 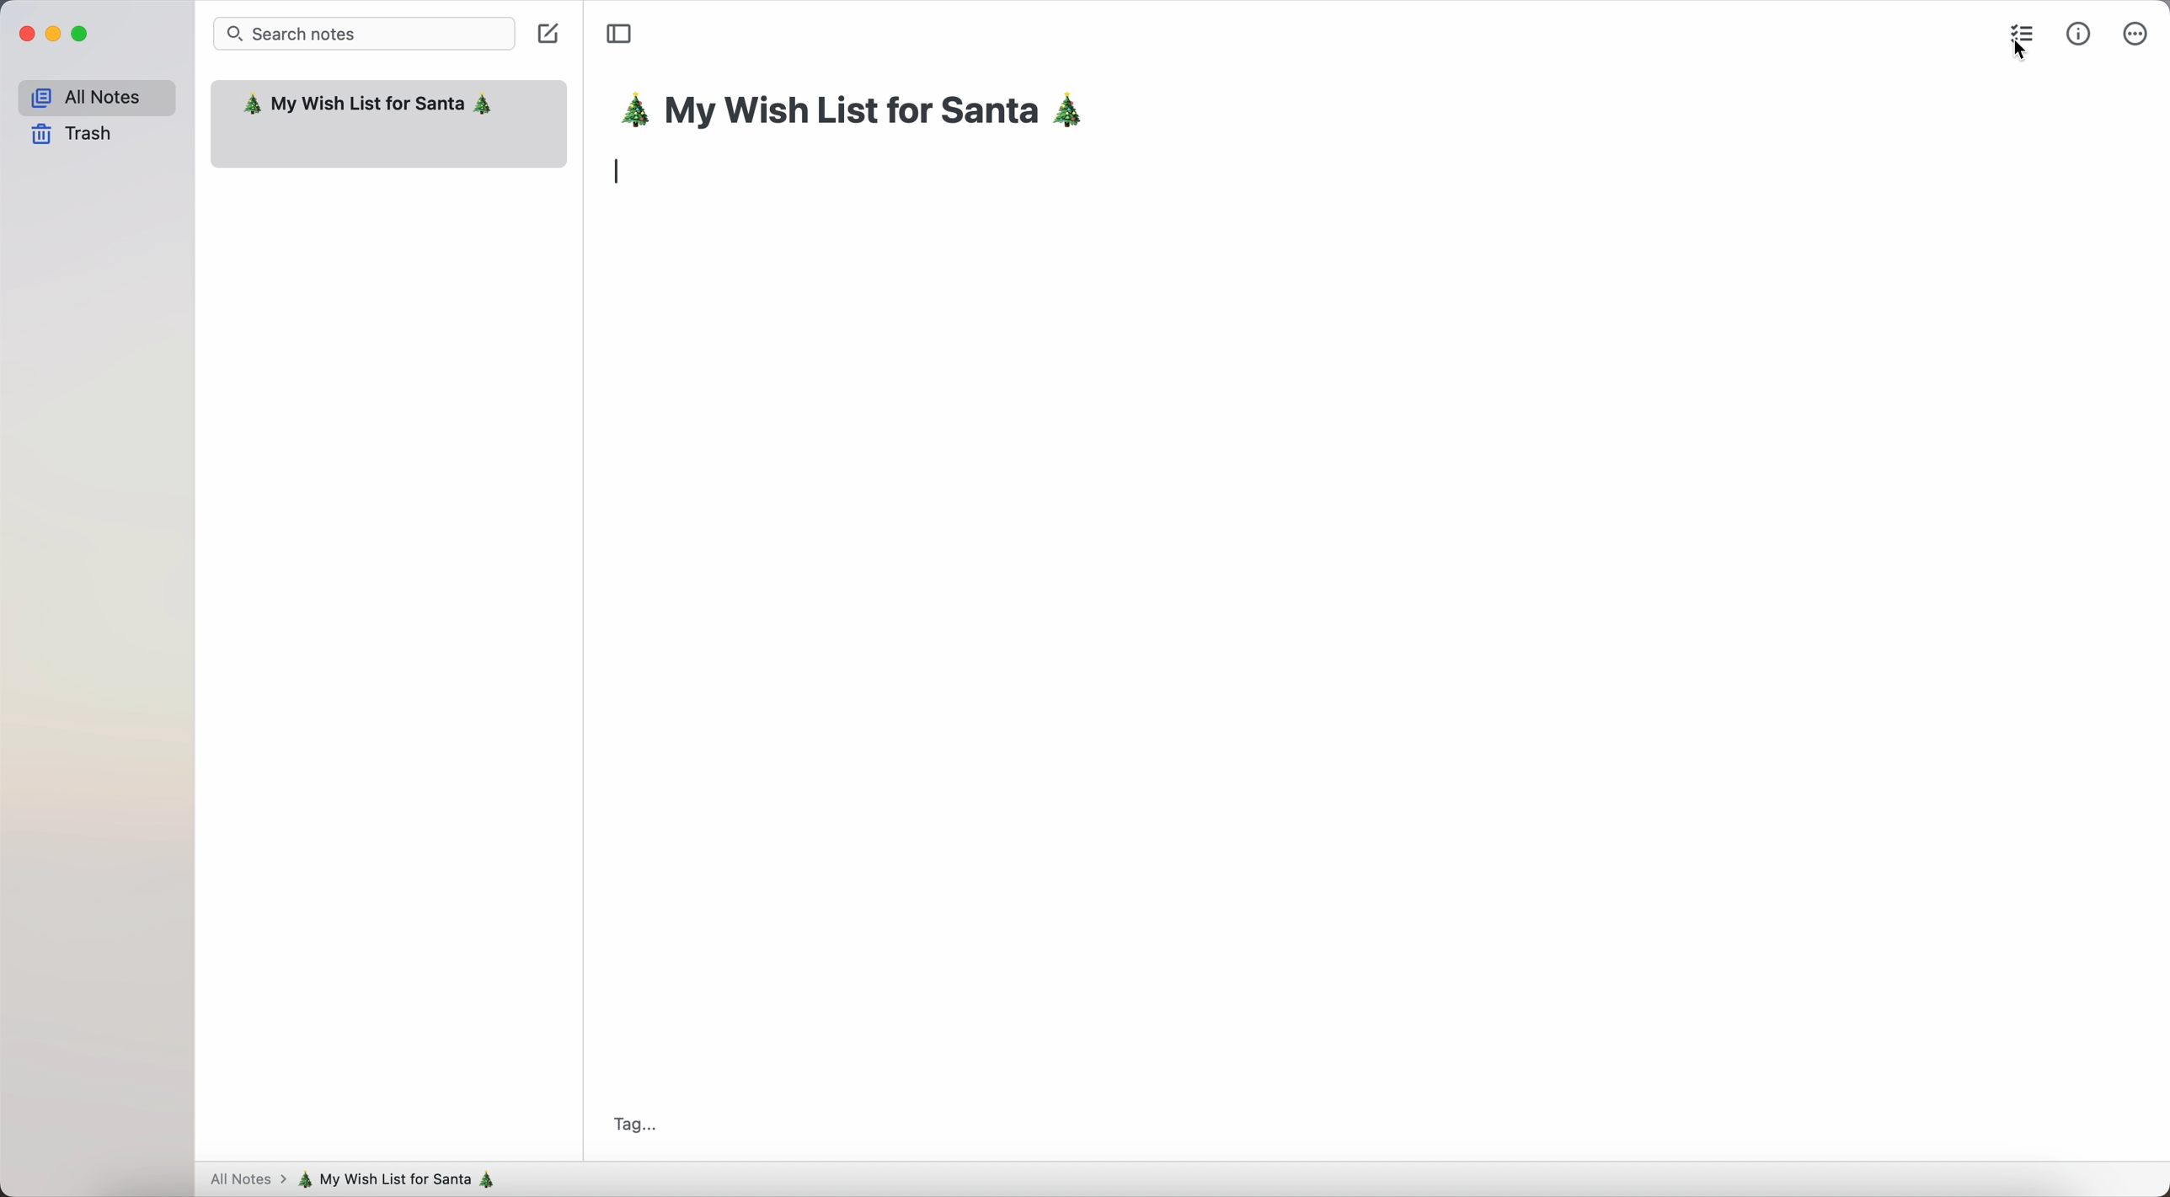 I want to click on My wish list for Santa, so click(x=368, y=106).